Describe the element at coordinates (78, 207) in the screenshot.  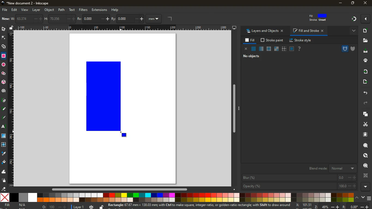
I see `layer 1` at that location.